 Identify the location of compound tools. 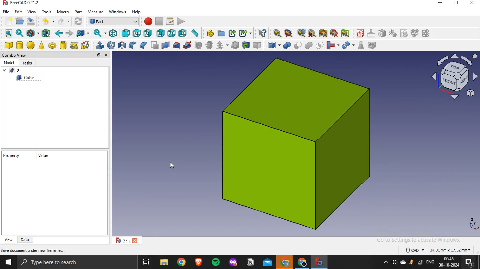
(273, 45).